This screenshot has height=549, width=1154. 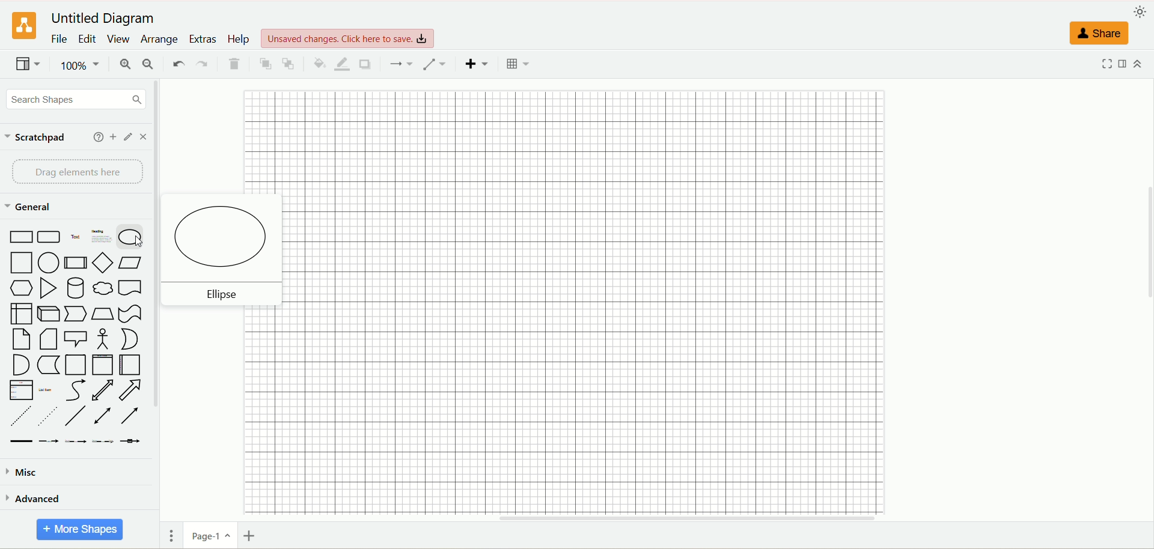 What do you see at coordinates (133, 365) in the screenshot?
I see `horizontal container` at bounding box center [133, 365].